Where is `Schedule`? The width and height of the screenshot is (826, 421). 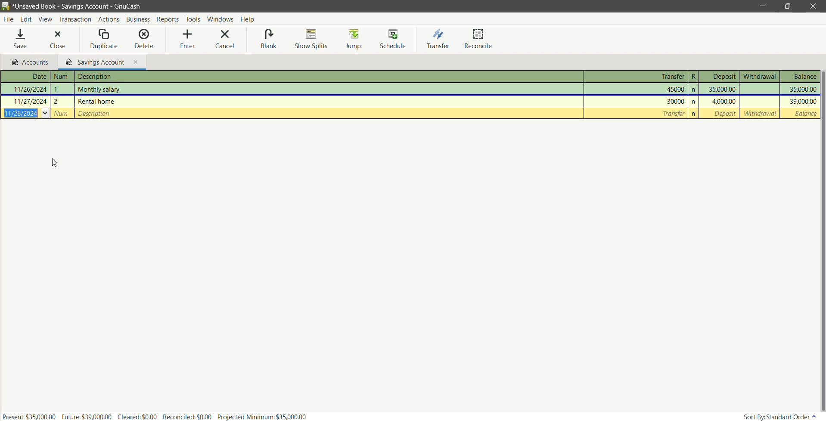 Schedule is located at coordinates (393, 39).